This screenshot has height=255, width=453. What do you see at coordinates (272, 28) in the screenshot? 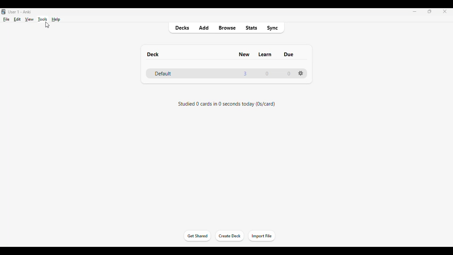
I see `sync` at bounding box center [272, 28].